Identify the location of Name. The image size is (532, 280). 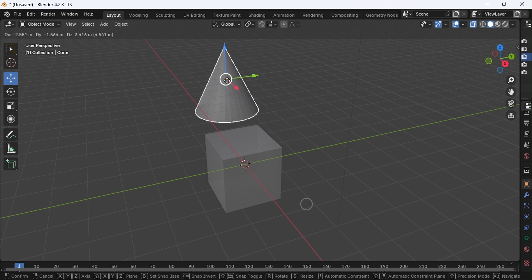
(428, 14).